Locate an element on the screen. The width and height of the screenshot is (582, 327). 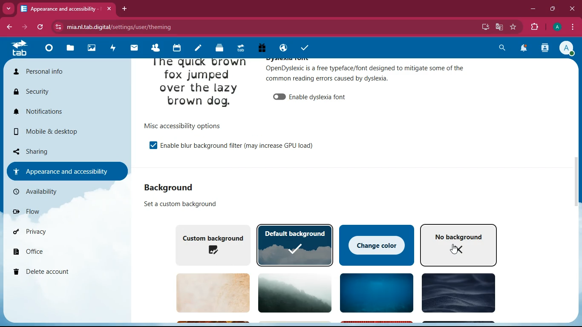
enable is located at coordinates (149, 145).